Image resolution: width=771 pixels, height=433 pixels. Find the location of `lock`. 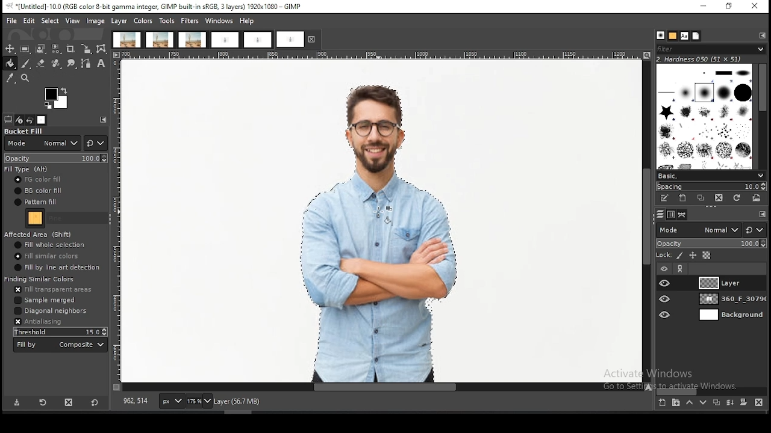

lock is located at coordinates (663, 256).